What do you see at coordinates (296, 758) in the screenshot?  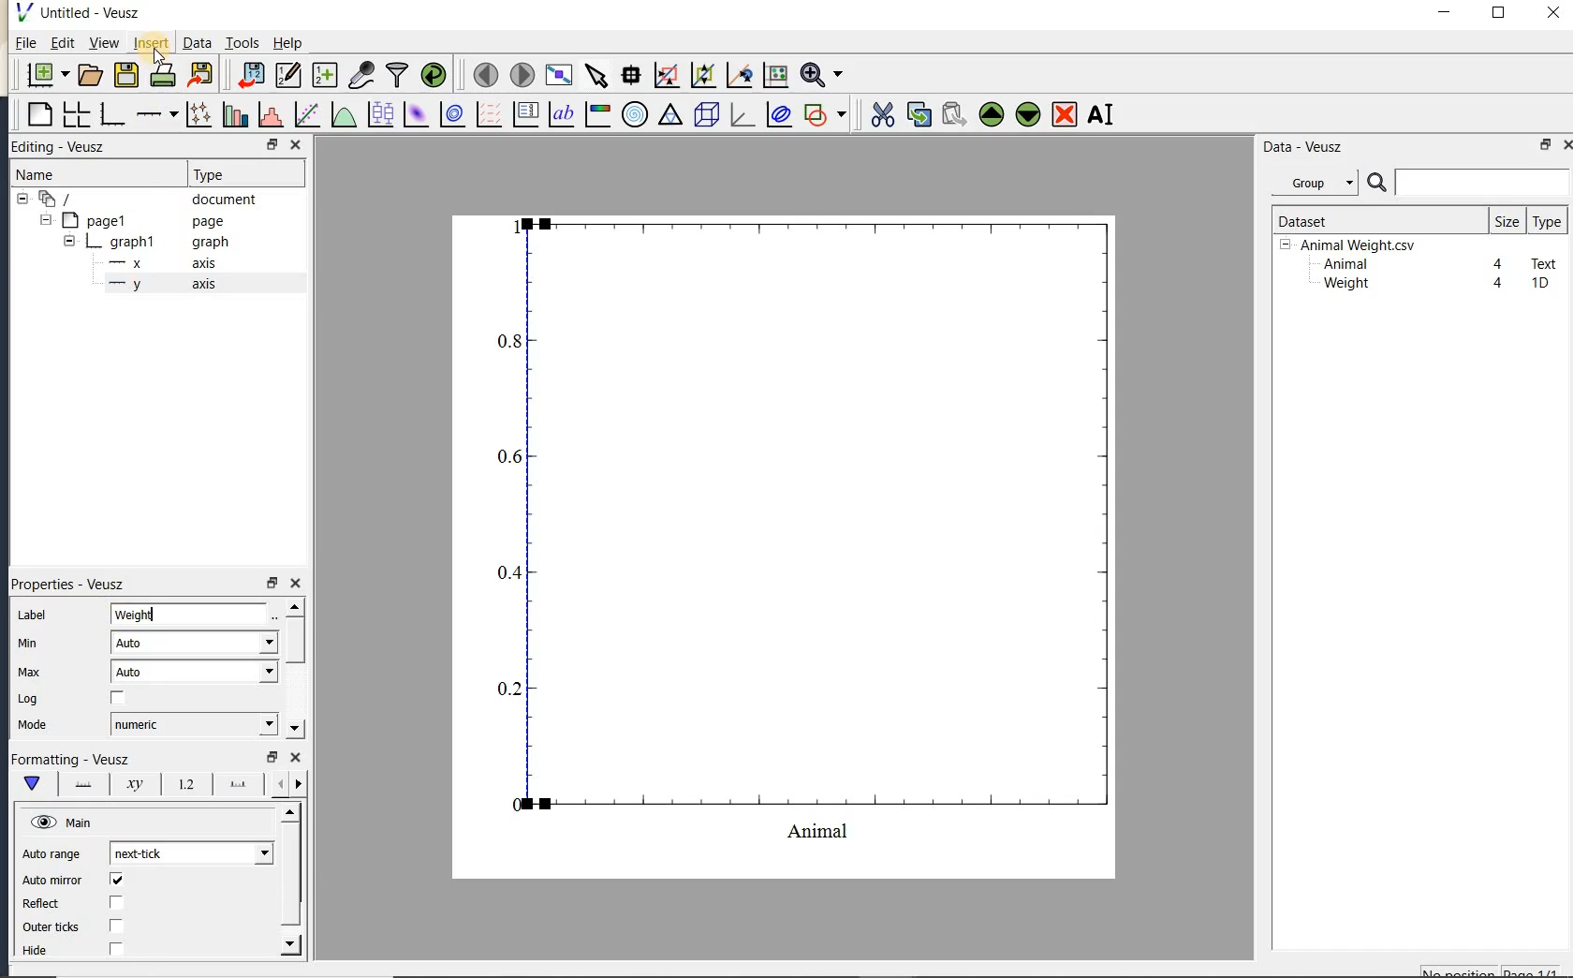 I see `close` at bounding box center [296, 758].